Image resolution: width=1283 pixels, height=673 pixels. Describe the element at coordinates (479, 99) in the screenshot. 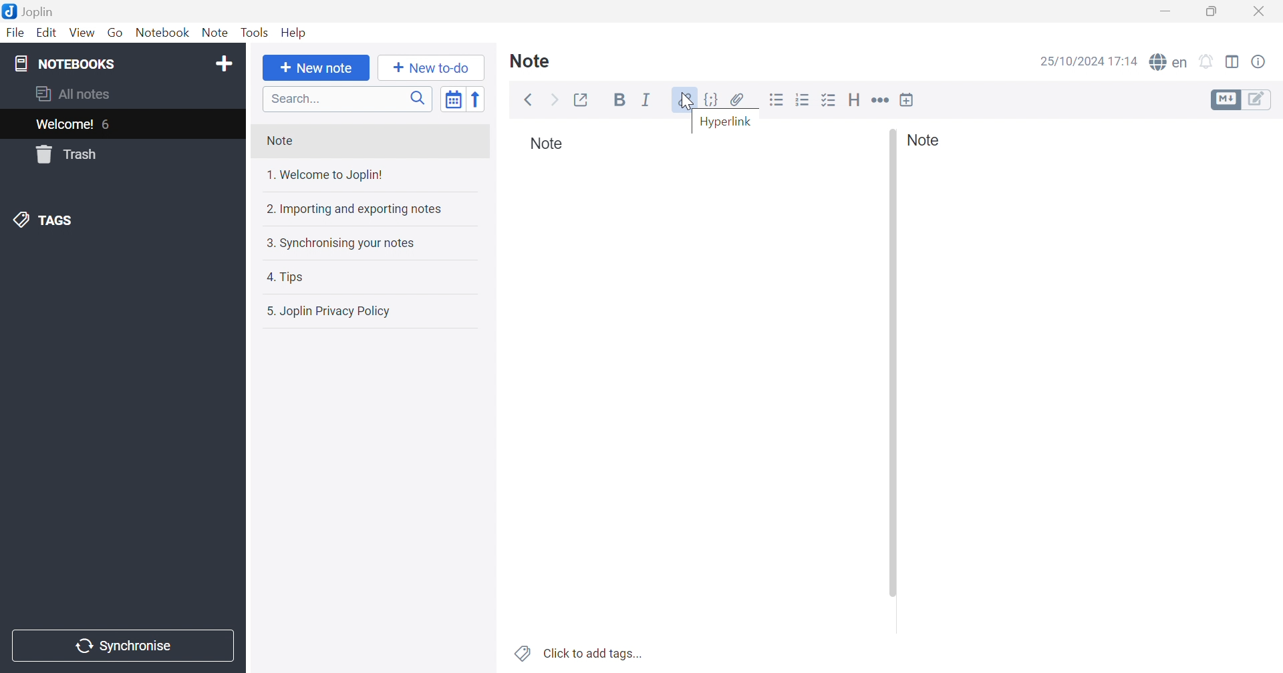

I see `Reverse sort order` at that location.